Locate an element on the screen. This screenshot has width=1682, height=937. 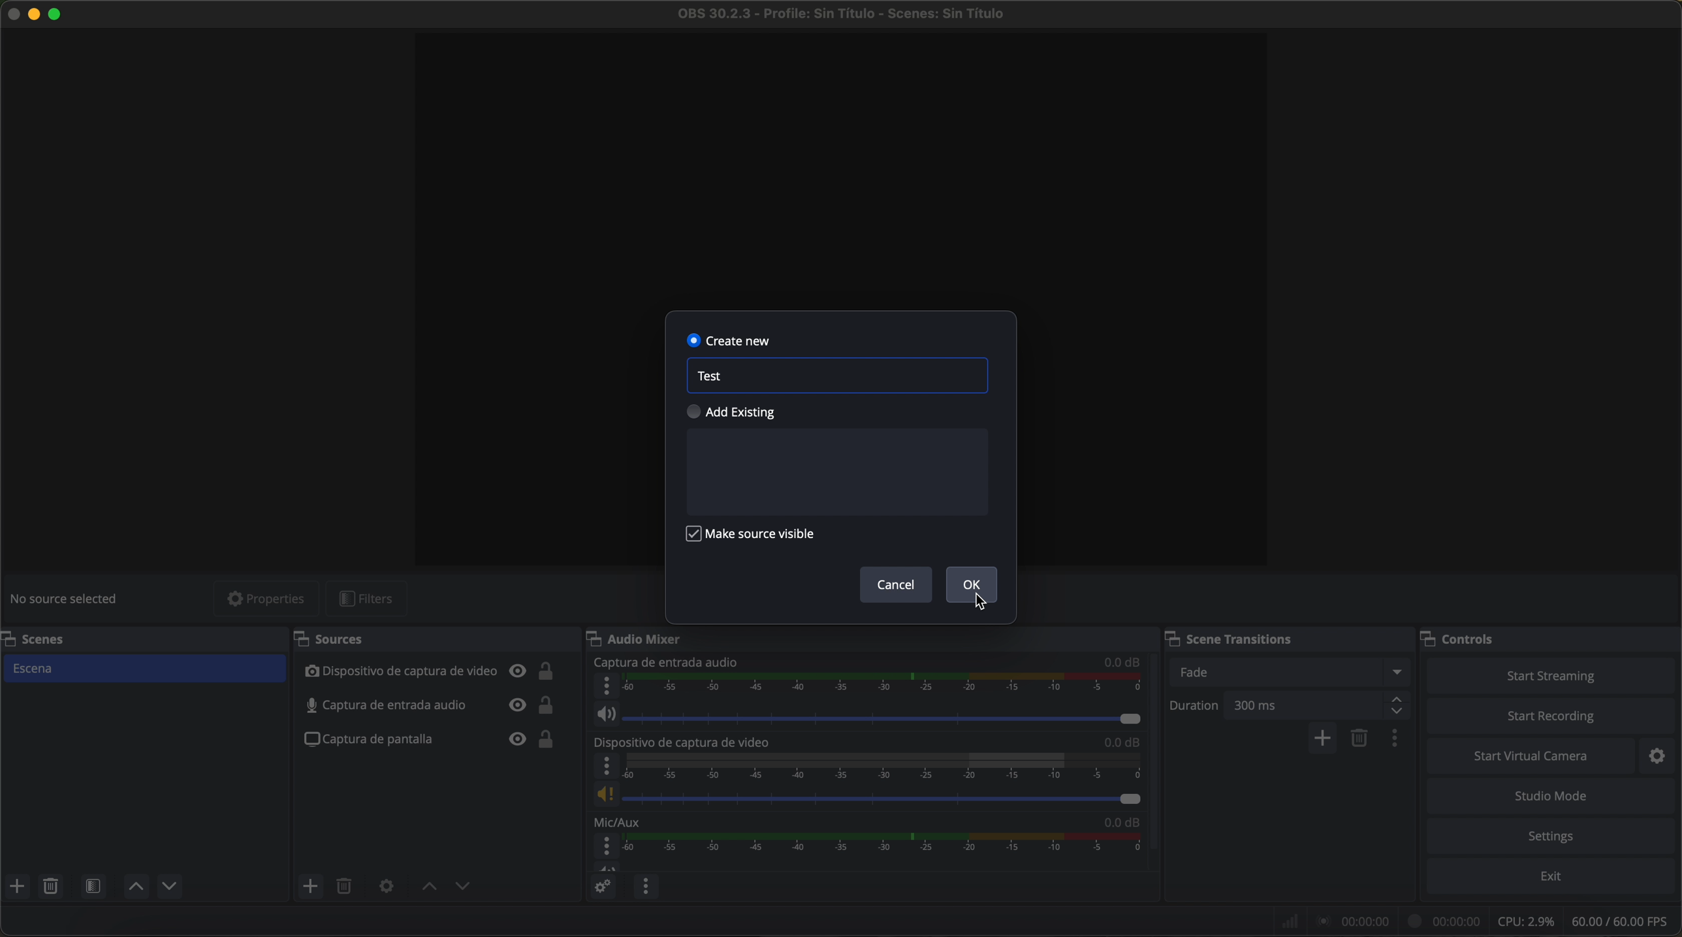
controls is located at coordinates (1470, 636).